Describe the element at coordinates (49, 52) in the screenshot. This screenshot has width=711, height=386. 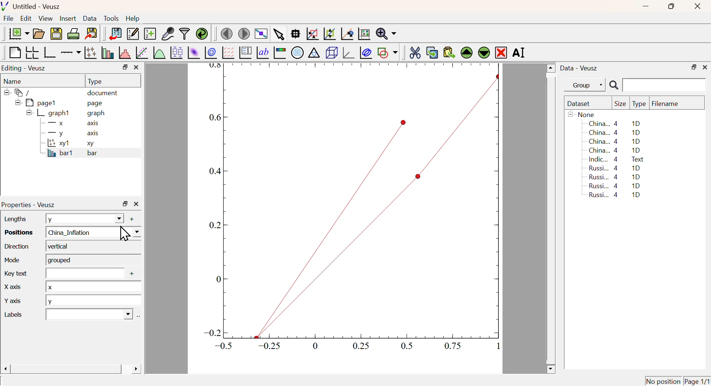
I see `Base Graph` at that location.